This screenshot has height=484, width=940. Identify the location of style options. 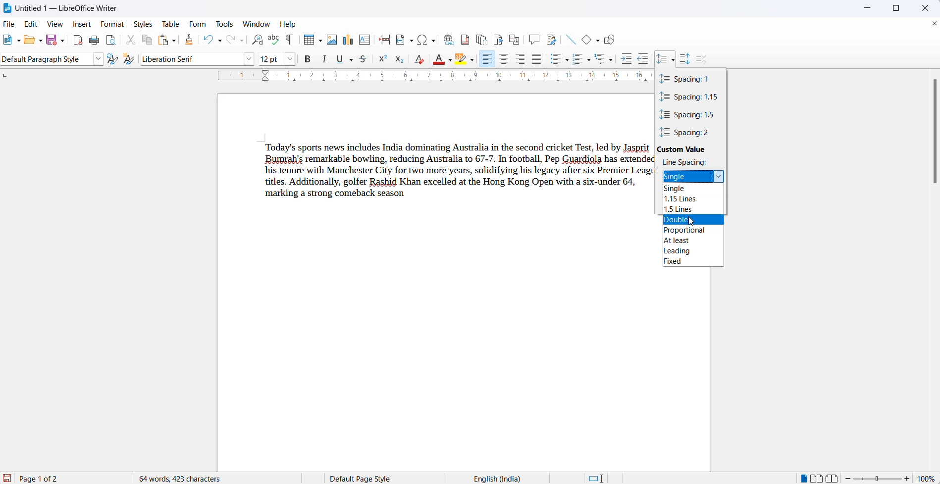
(98, 59).